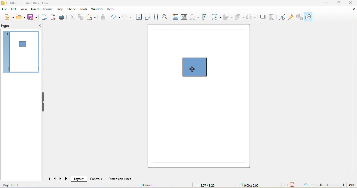 The height and width of the screenshot is (188, 357). Describe the element at coordinates (45, 102) in the screenshot. I see `hide` at that location.